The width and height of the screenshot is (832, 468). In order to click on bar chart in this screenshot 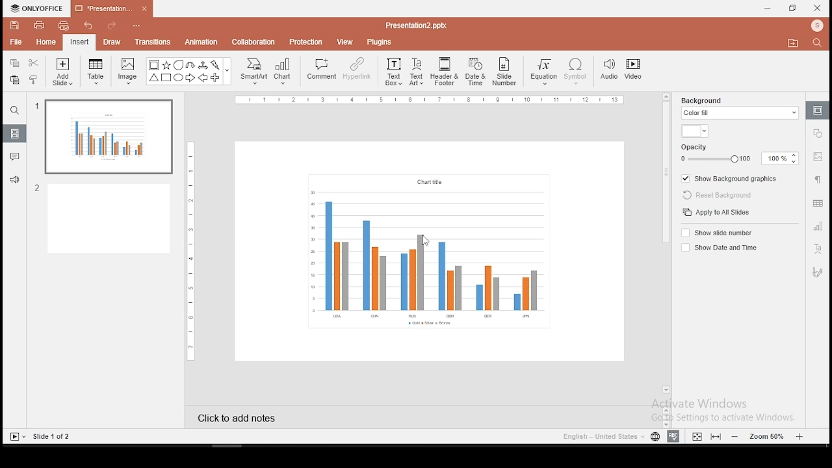, I will do `click(428, 251)`.